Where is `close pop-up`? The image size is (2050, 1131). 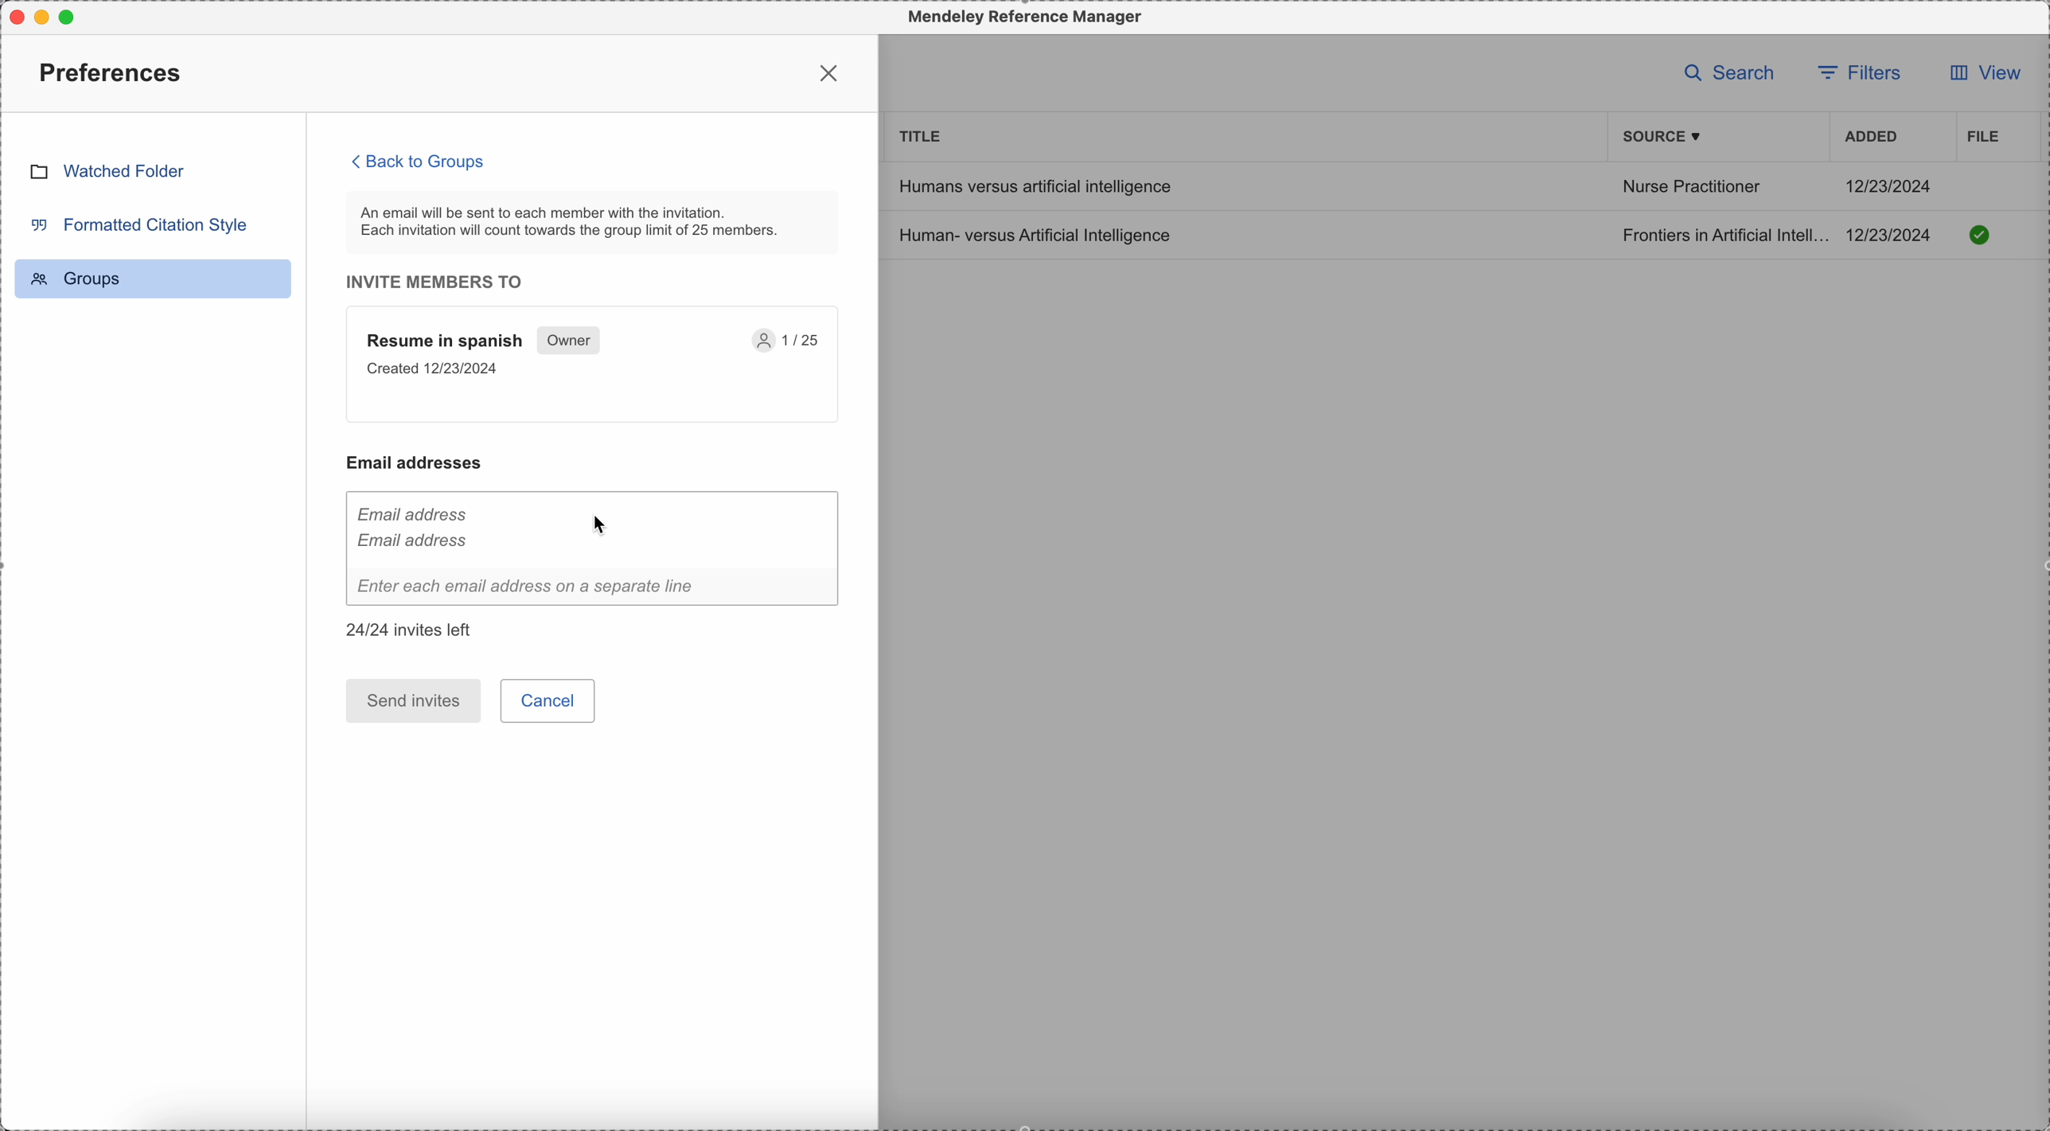 close pop-up is located at coordinates (832, 72).